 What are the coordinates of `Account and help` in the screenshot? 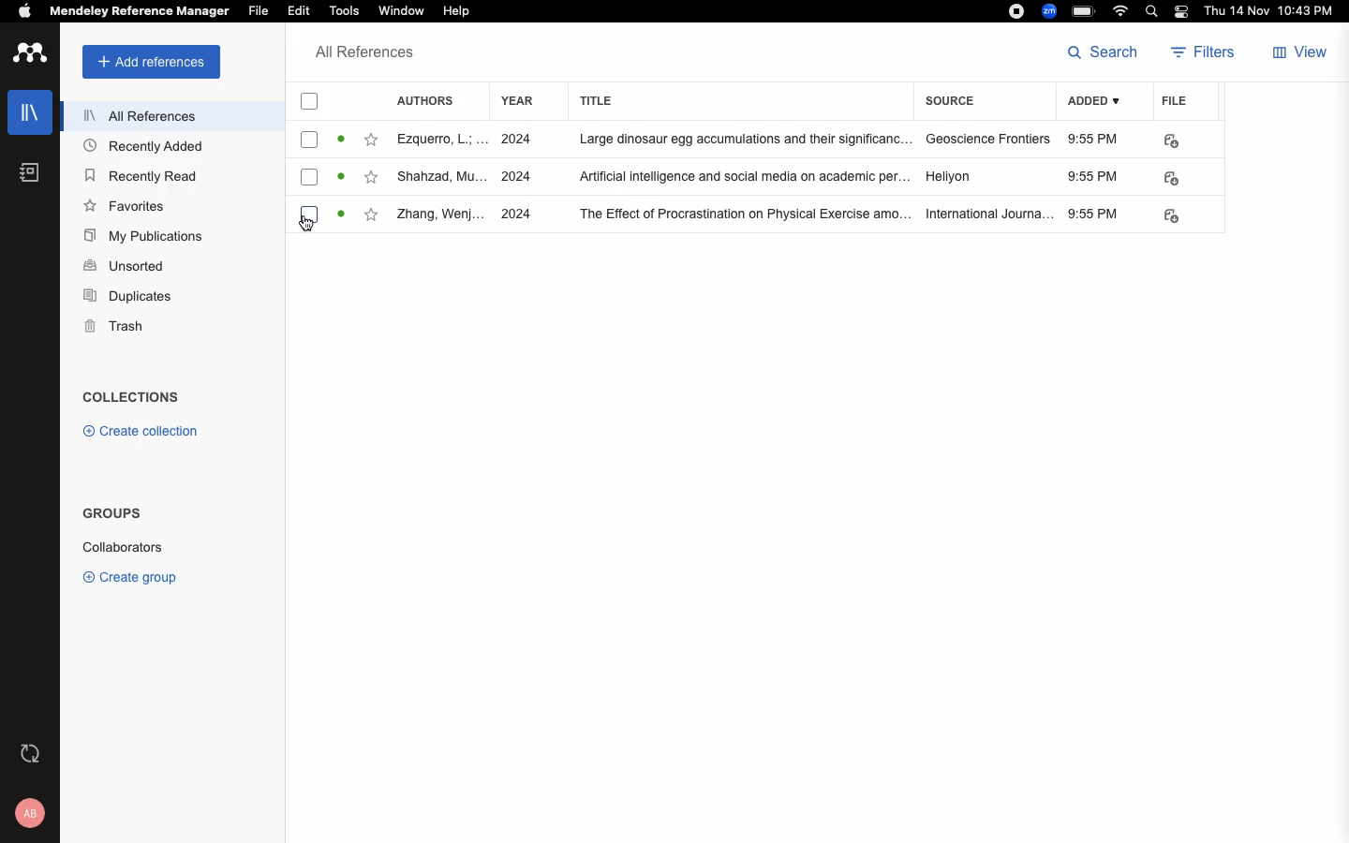 It's located at (32, 813).